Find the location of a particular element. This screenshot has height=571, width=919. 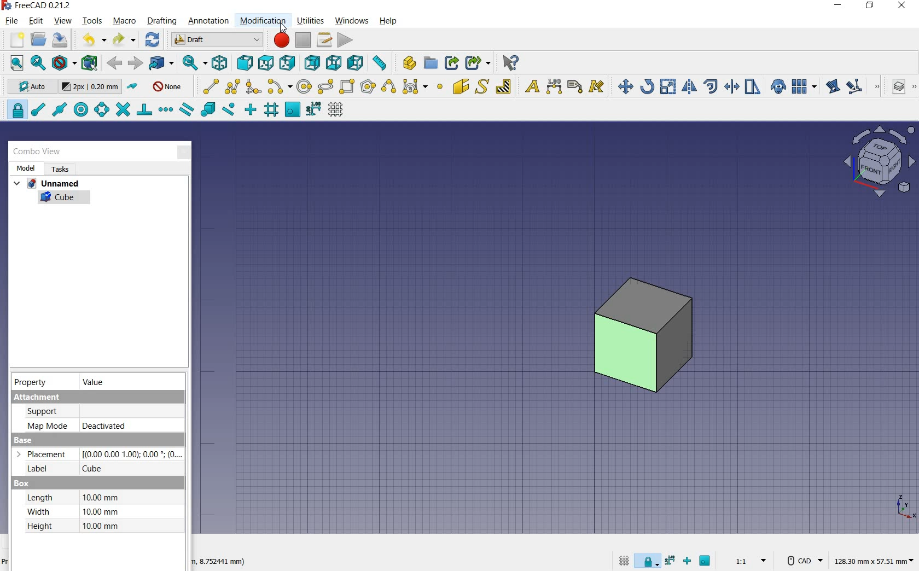

snap parallel is located at coordinates (187, 111).